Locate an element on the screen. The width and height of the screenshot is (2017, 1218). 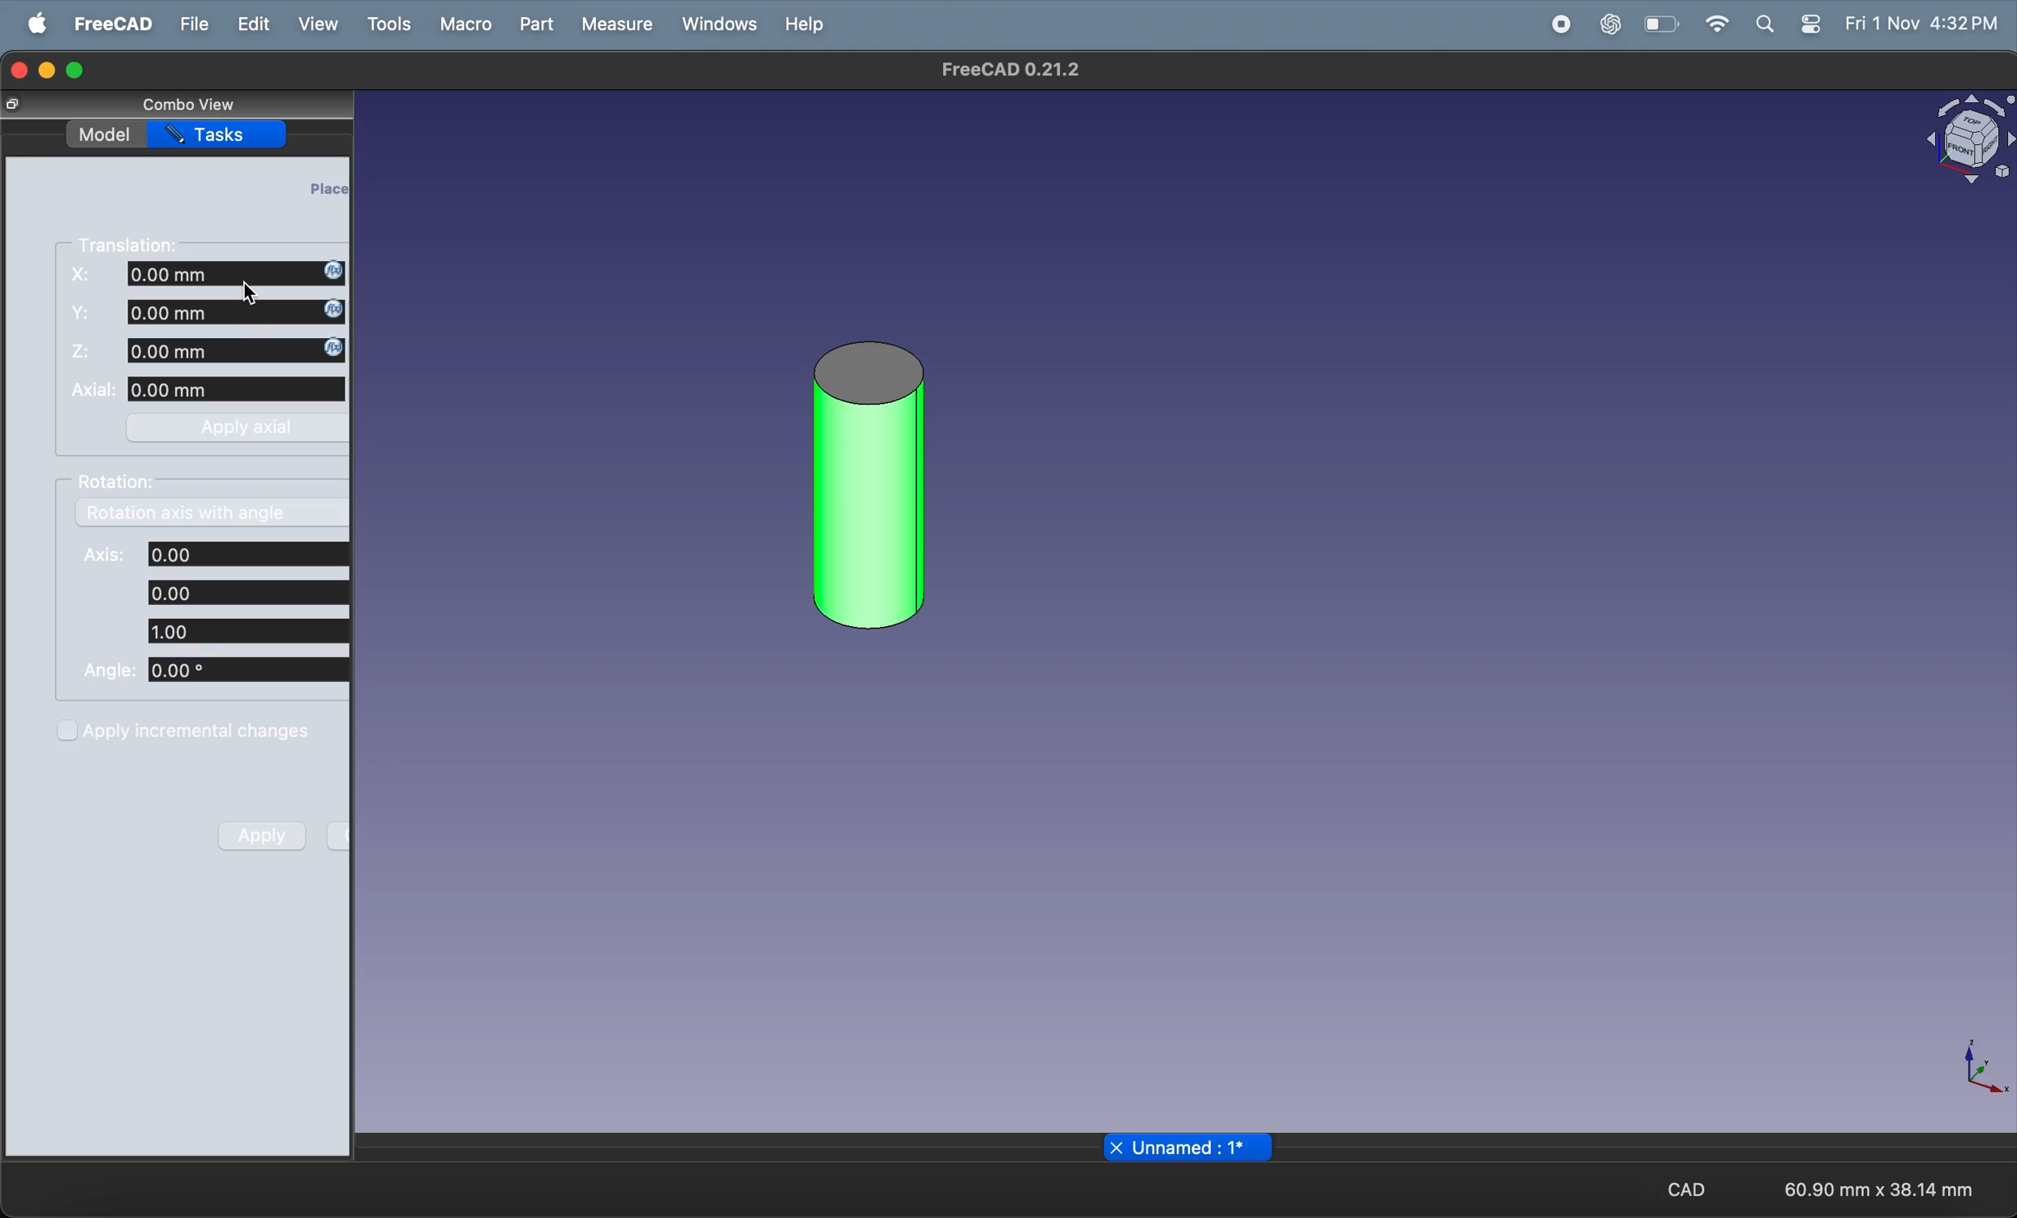
apply axial is located at coordinates (235, 431).